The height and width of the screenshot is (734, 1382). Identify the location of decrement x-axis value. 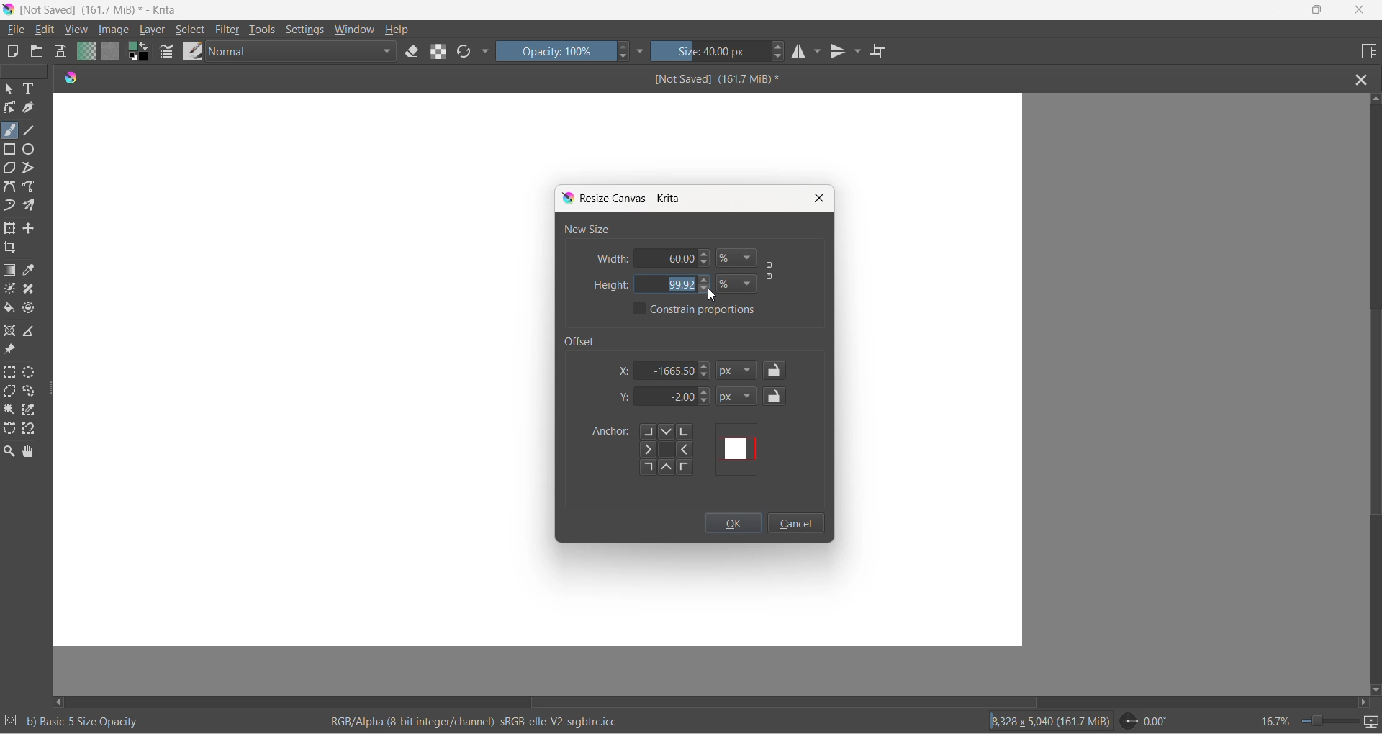
(705, 376).